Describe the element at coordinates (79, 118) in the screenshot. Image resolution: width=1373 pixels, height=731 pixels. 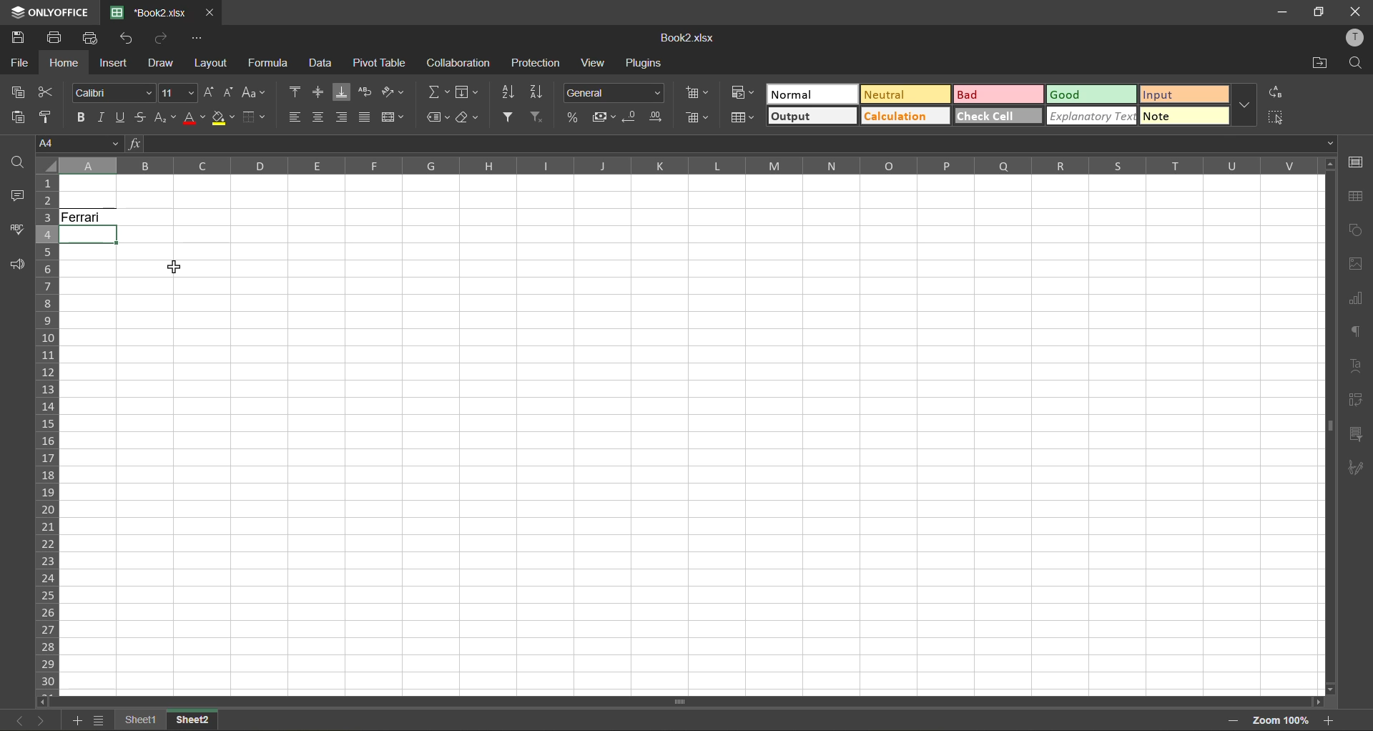
I see `bold` at that location.